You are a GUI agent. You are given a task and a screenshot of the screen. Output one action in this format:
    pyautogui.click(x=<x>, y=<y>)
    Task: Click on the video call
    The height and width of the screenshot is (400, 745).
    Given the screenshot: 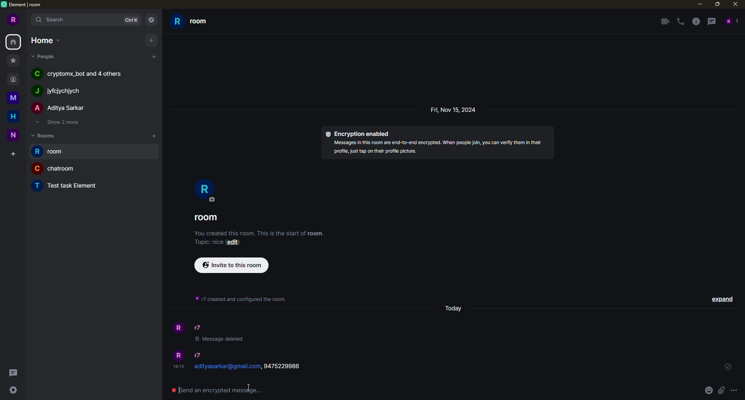 What is the action you would take?
    pyautogui.click(x=662, y=21)
    